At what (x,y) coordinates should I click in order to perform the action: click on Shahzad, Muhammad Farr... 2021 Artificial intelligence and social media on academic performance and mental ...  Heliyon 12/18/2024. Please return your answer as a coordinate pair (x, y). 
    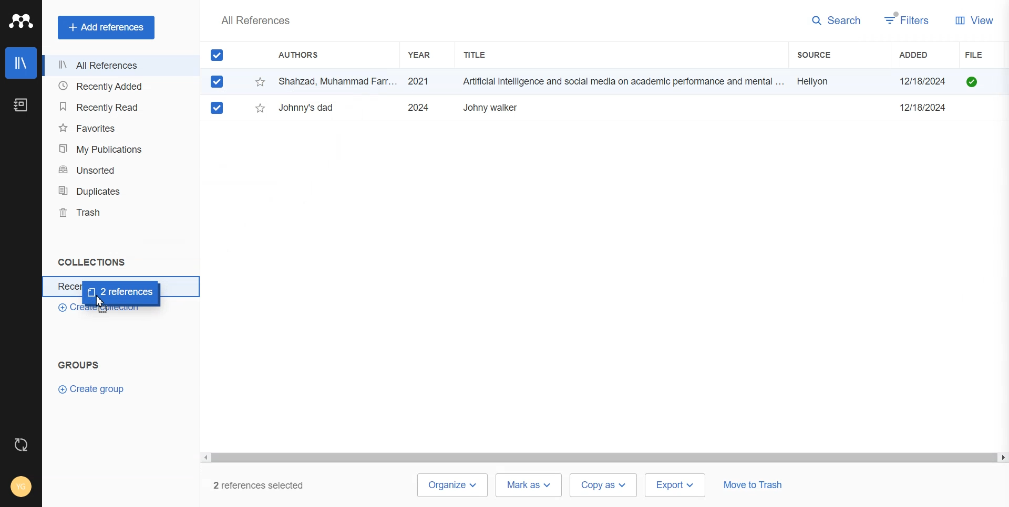
    Looking at the image, I should click on (616, 82).